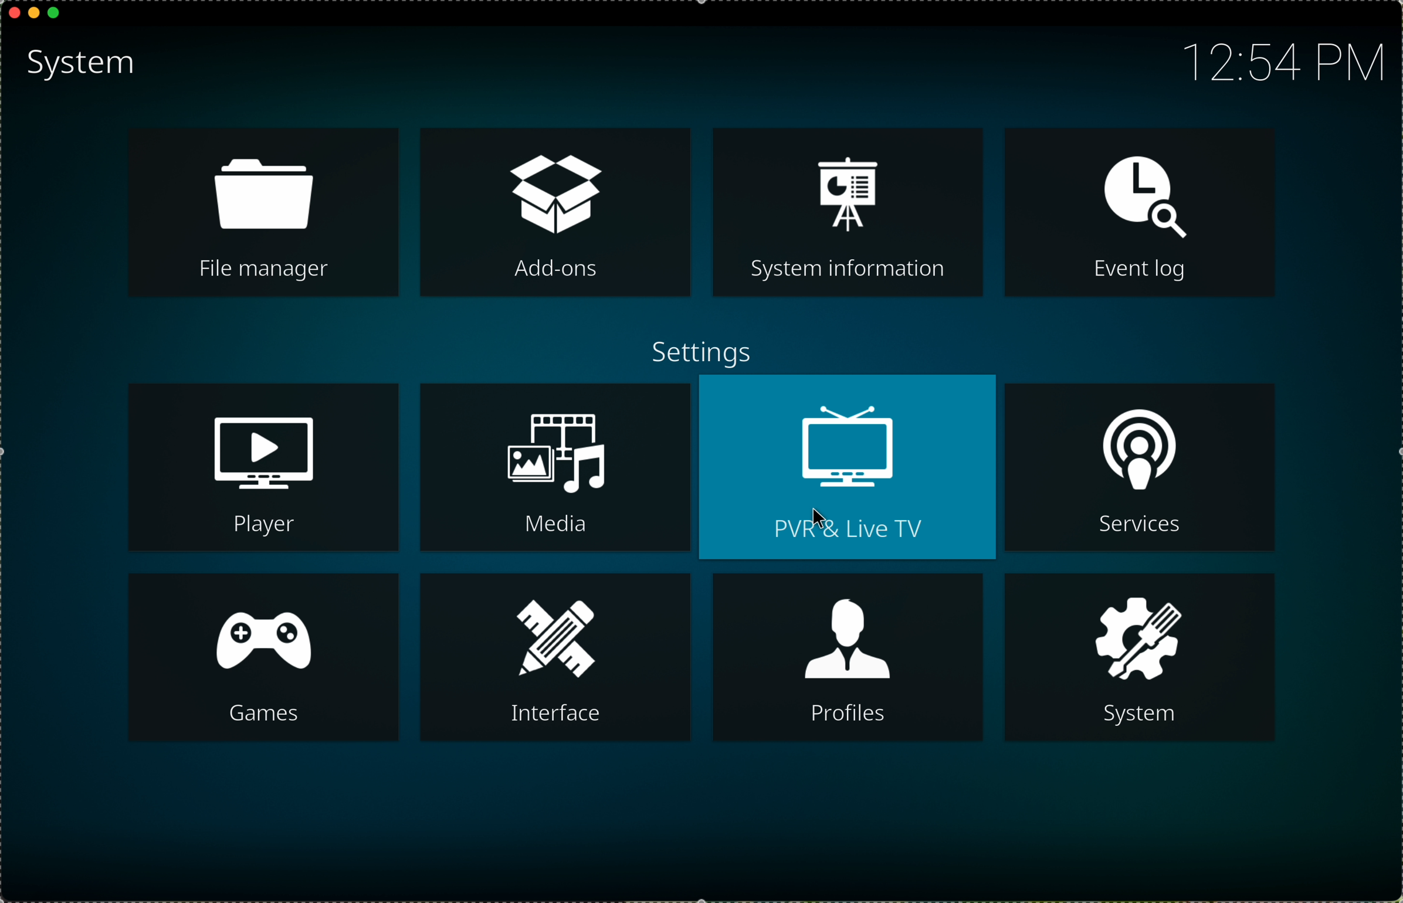 This screenshot has width=1403, height=903. What do you see at coordinates (555, 469) in the screenshot?
I see `media option` at bounding box center [555, 469].